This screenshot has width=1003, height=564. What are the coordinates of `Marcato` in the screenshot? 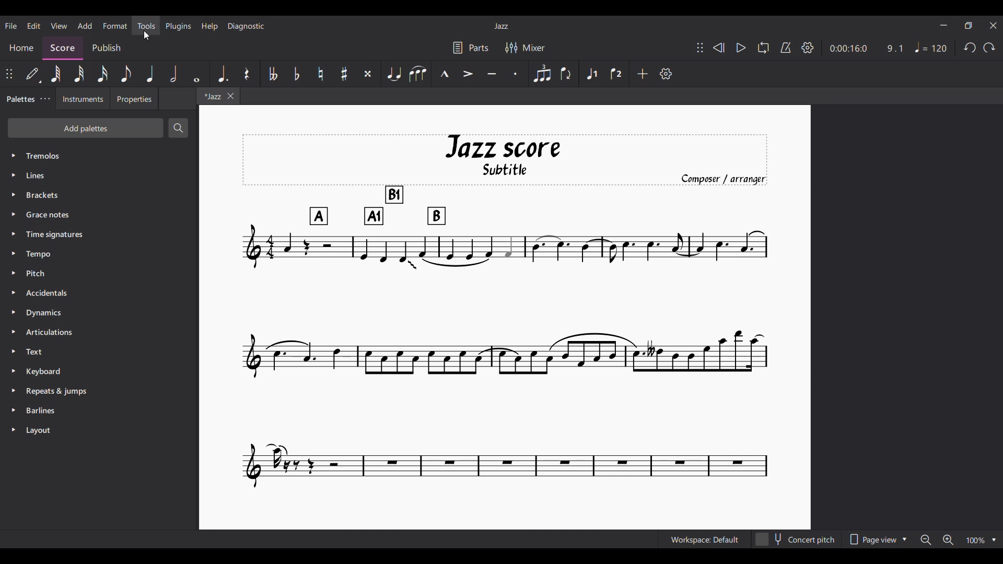 It's located at (445, 74).